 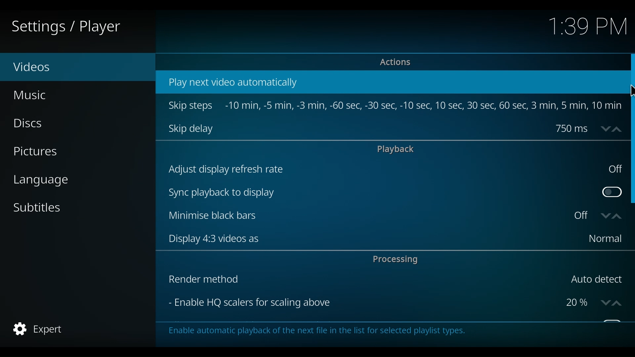 I want to click on Pictures, so click(x=37, y=152).